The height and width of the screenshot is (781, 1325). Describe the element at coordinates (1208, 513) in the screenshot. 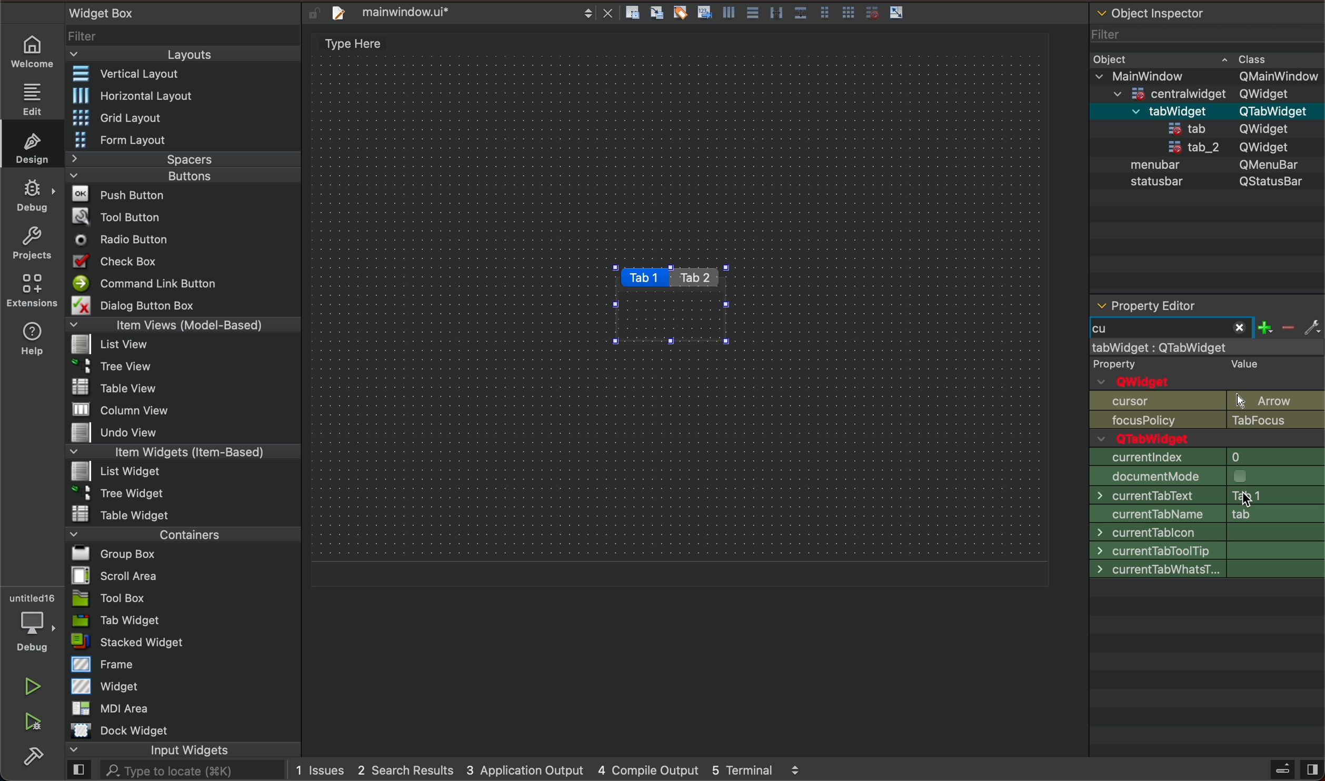

I see `` at that location.